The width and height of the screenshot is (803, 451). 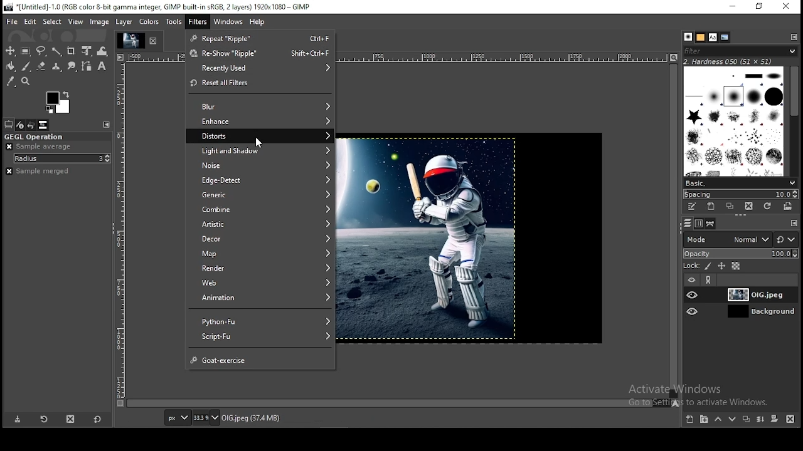 What do you see at coordinates (767, 205) in the screenshot?
I see `refresh brushes` at bounding box center [767, 205].